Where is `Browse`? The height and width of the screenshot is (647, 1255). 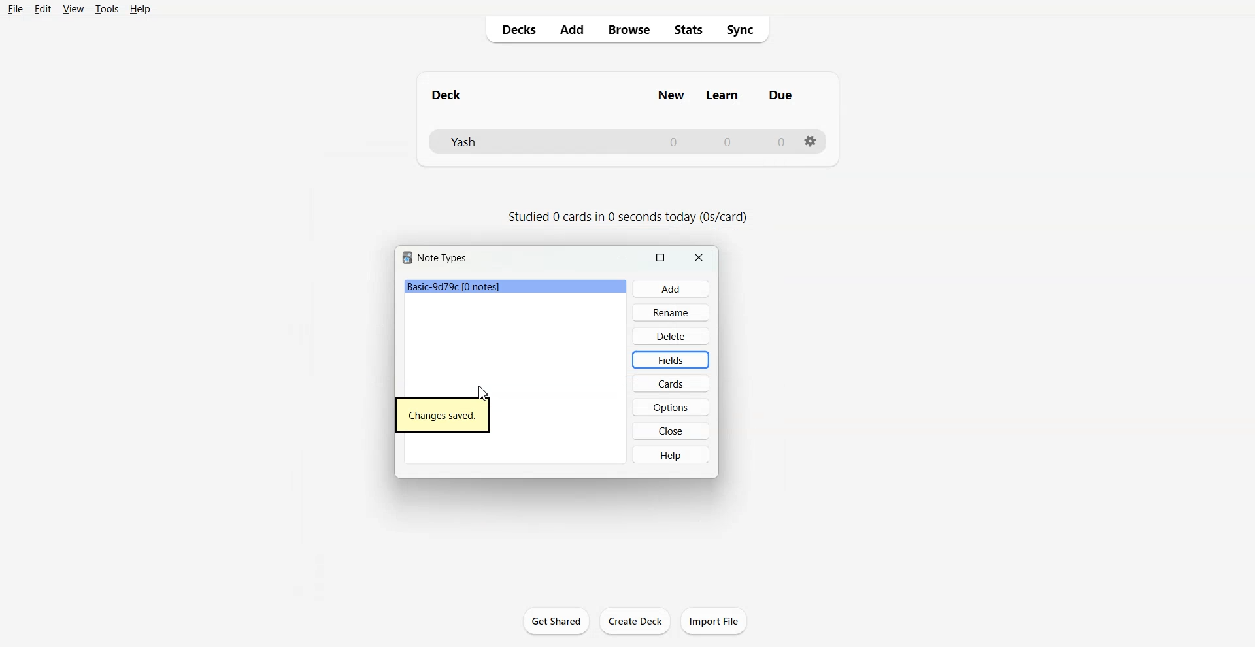
Browse is located at coordinates (628, 29).